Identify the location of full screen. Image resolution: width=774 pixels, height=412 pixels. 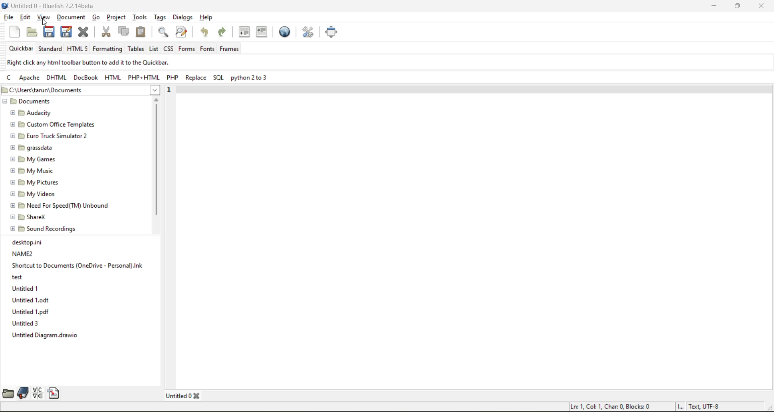
(333, 32).